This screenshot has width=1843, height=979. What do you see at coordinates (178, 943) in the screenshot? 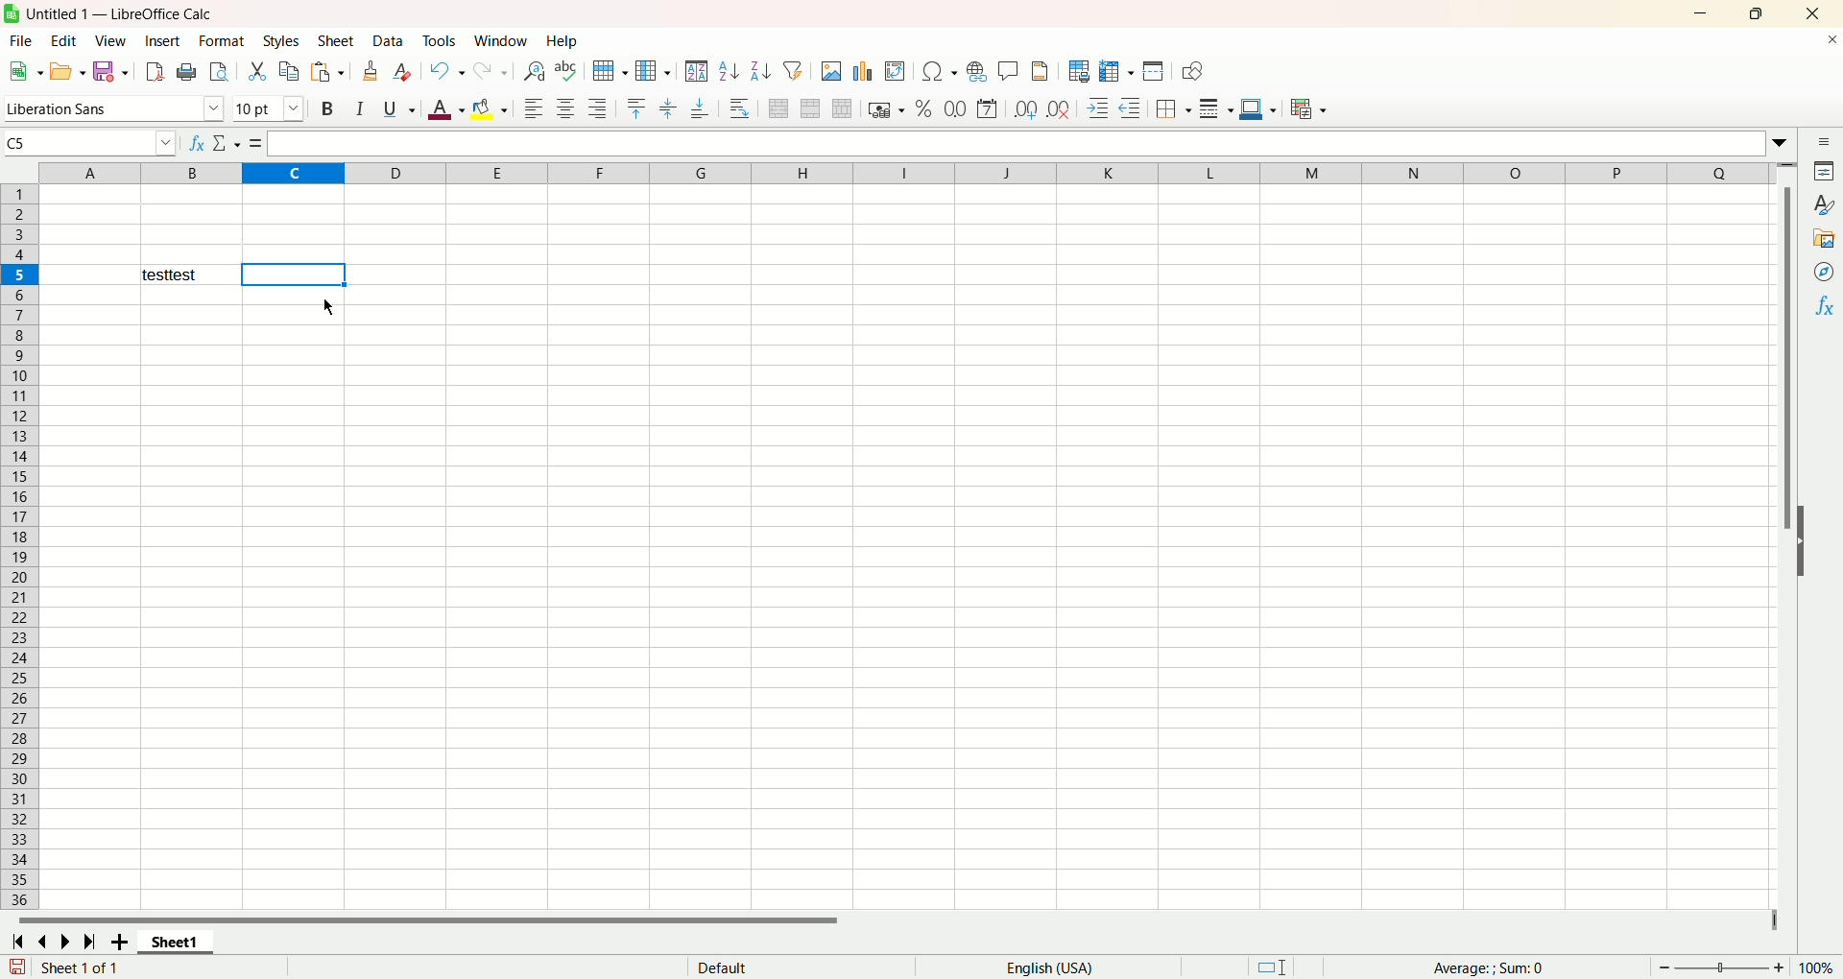
I see `sheet1` at bounding box center [178, 943].